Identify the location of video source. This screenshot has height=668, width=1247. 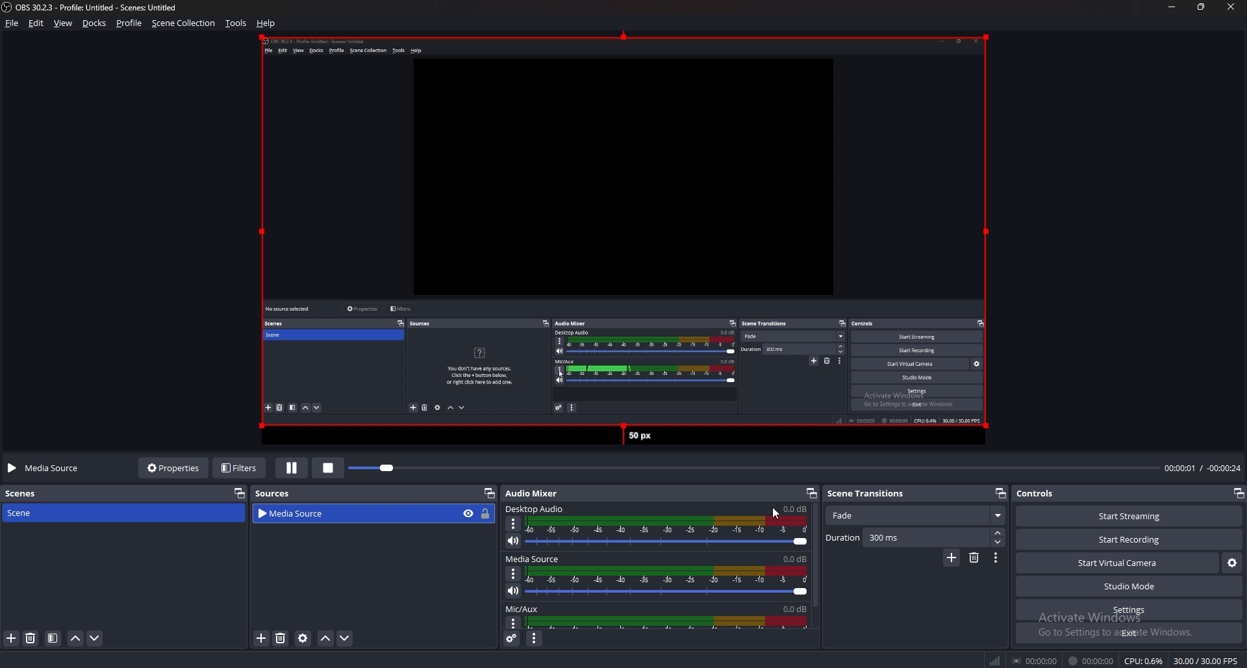
(349, 514).